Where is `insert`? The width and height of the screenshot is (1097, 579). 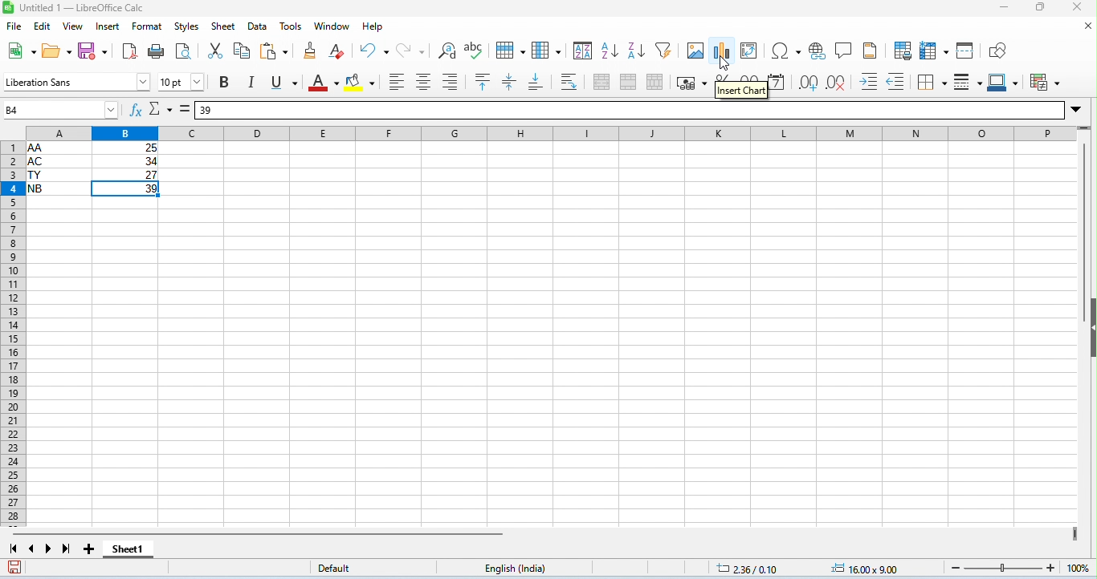
insert is located at coordinates (108, 27).